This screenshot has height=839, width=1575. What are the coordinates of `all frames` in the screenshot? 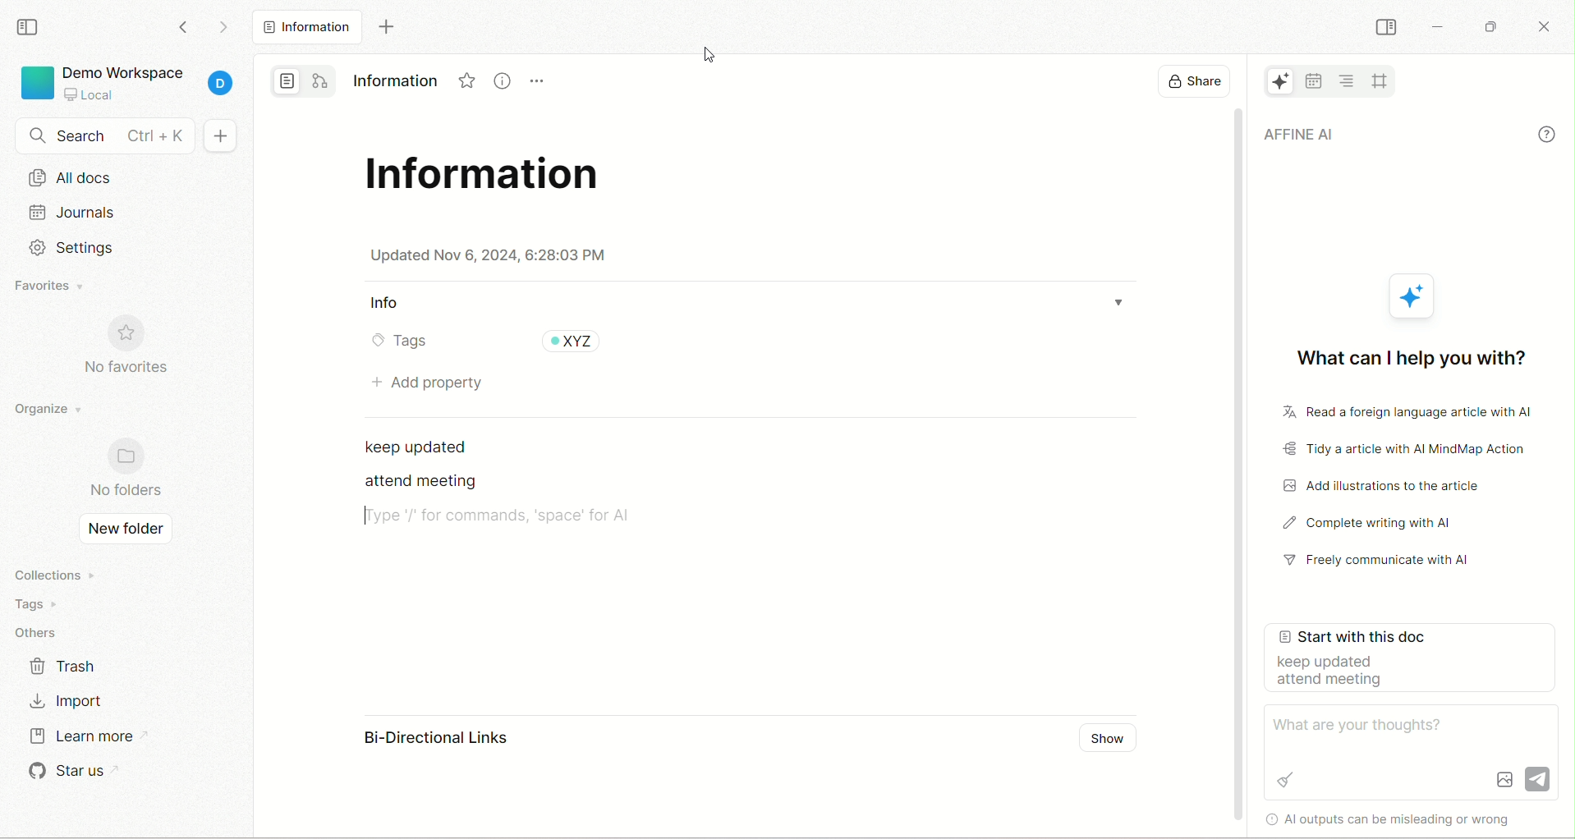 It's located at (1380, 80).